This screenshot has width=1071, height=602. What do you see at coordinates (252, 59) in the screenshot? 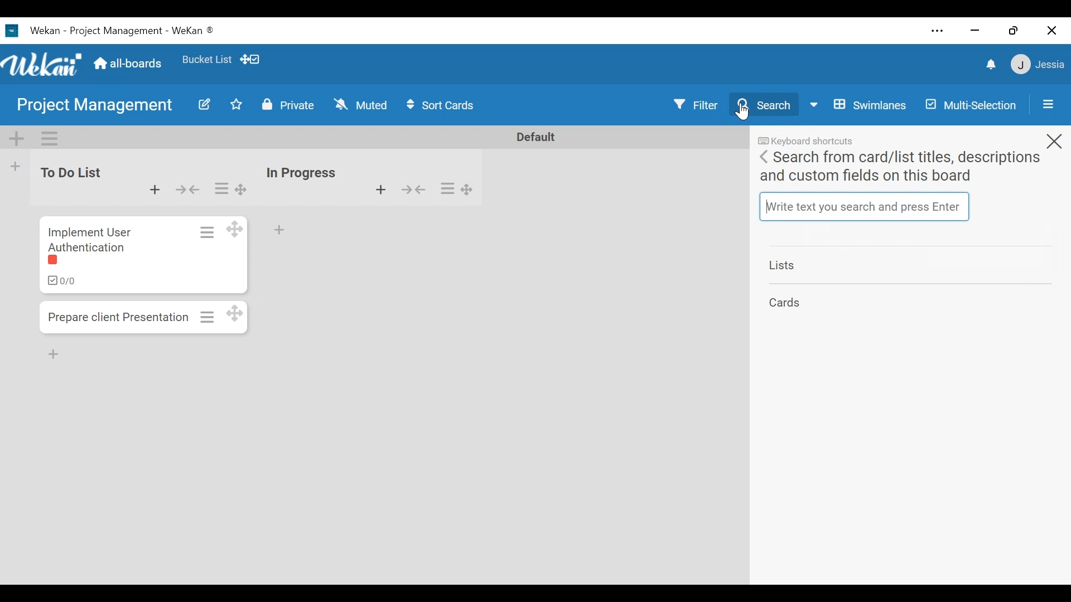
I see `Show/Hide Desktop drag icons` at bounding box center [252, 59].